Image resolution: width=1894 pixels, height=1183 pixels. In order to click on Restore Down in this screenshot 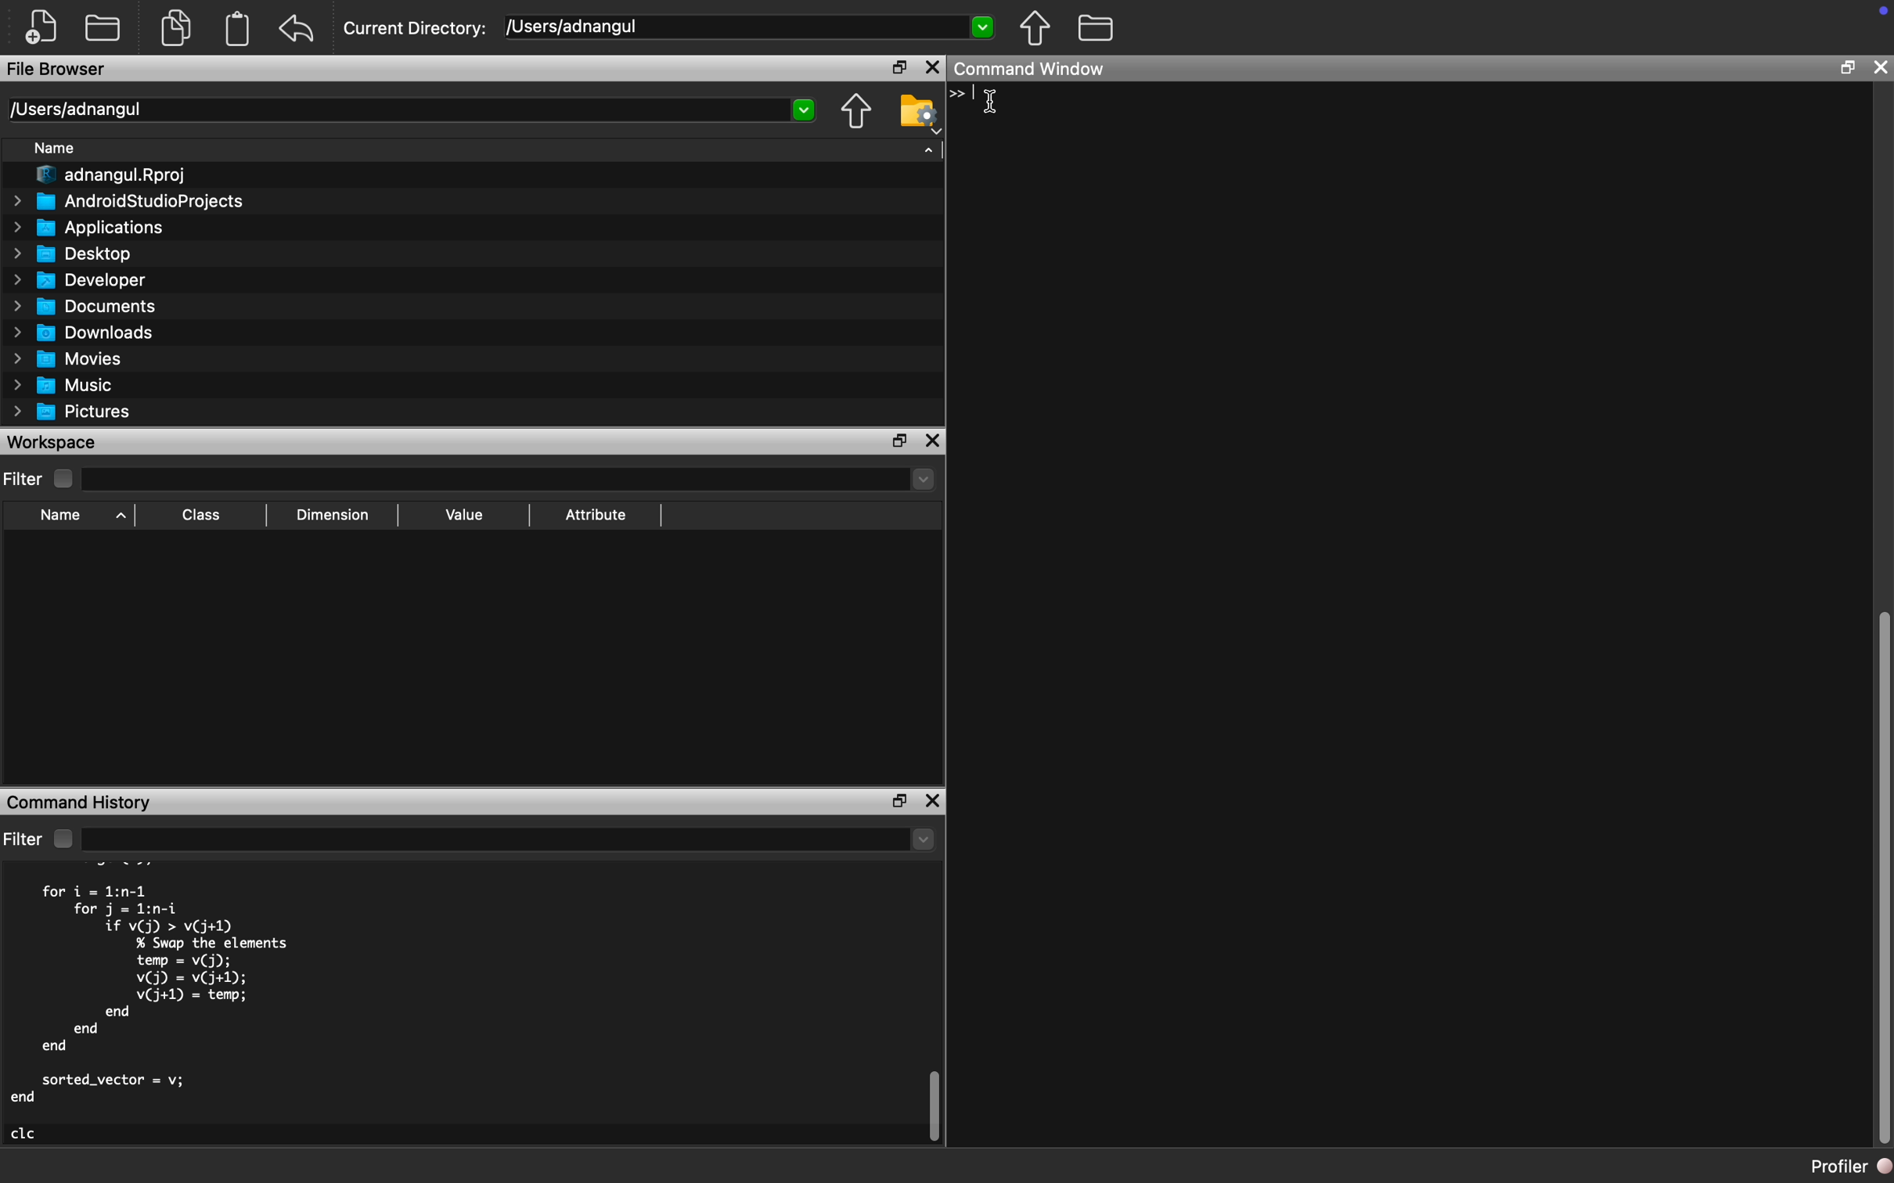, I will do `click(901, 442)`.